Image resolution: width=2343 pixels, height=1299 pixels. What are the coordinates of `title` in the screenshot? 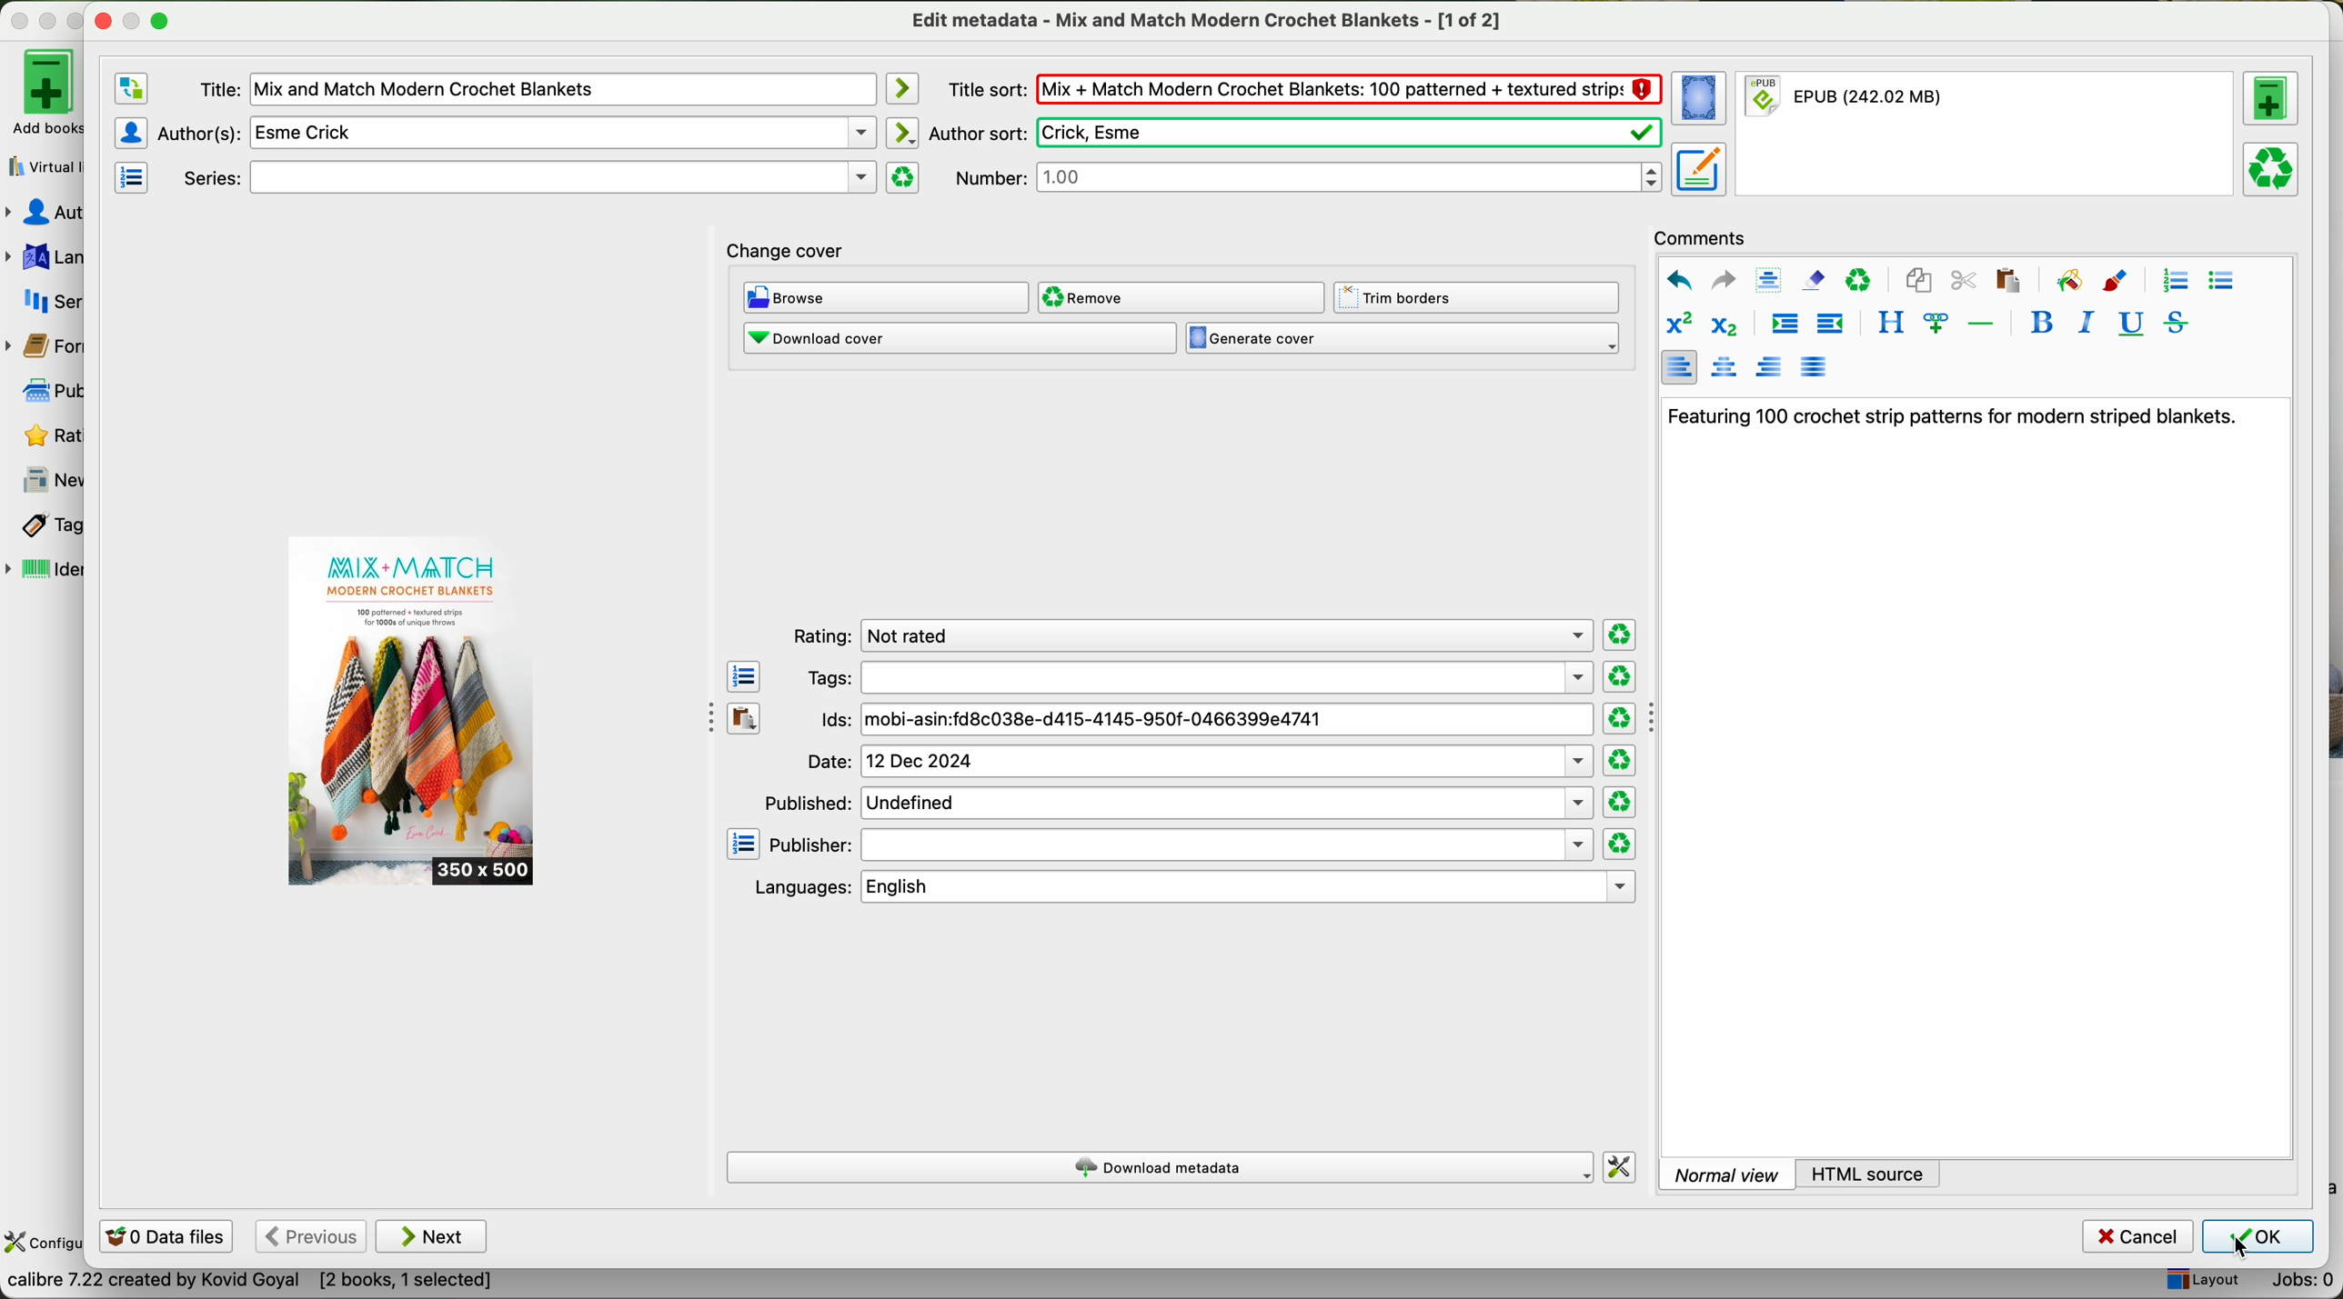 It's located at (536, 90).